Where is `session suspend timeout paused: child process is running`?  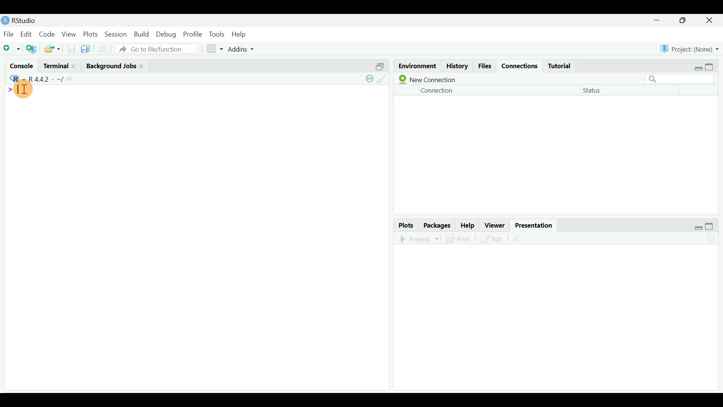 session suspend timeout paused: child process is running is located at coordinates (368, 82).